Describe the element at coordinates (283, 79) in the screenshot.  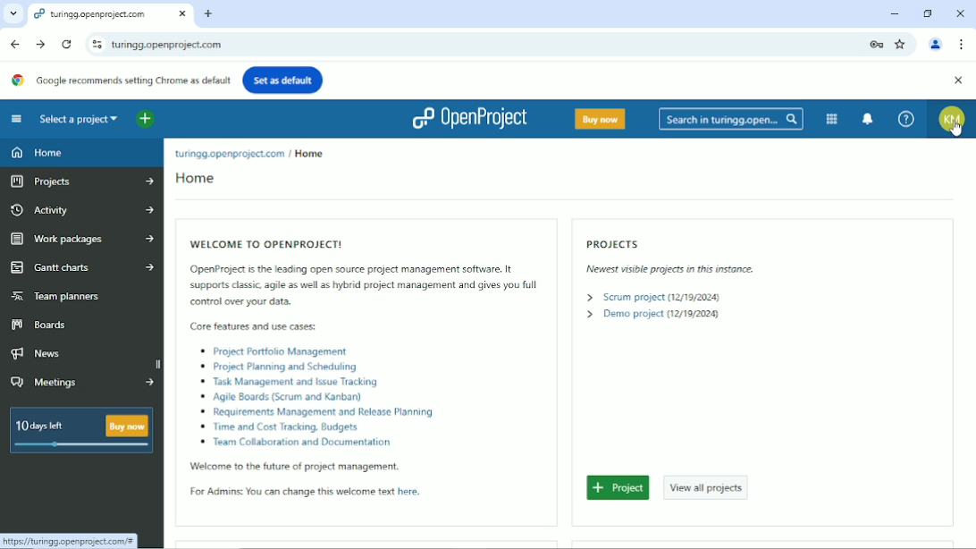
I see `Set as default ` at that location.